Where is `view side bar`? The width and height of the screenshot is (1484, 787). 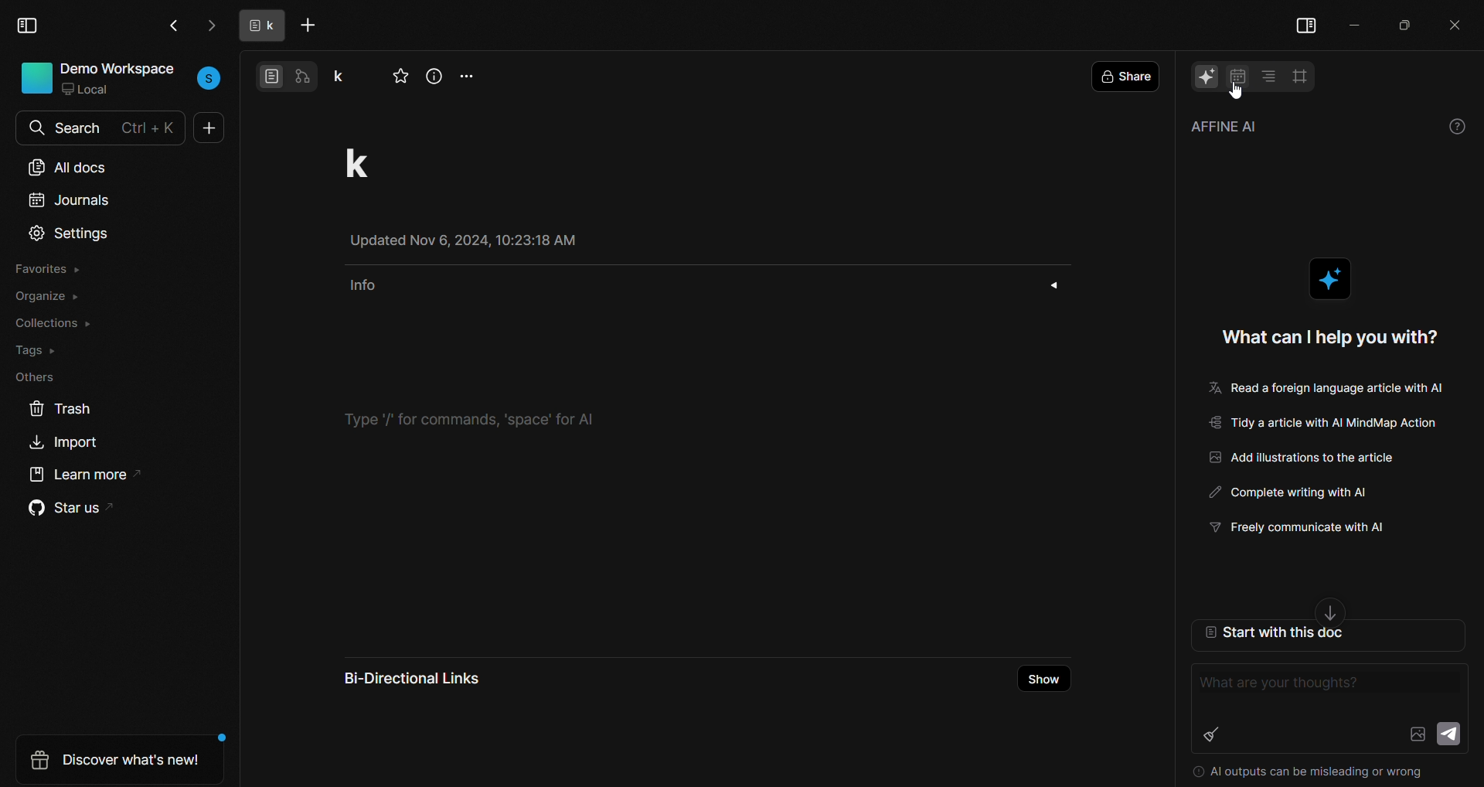 view side bar is located at coordinates (1306, 22).